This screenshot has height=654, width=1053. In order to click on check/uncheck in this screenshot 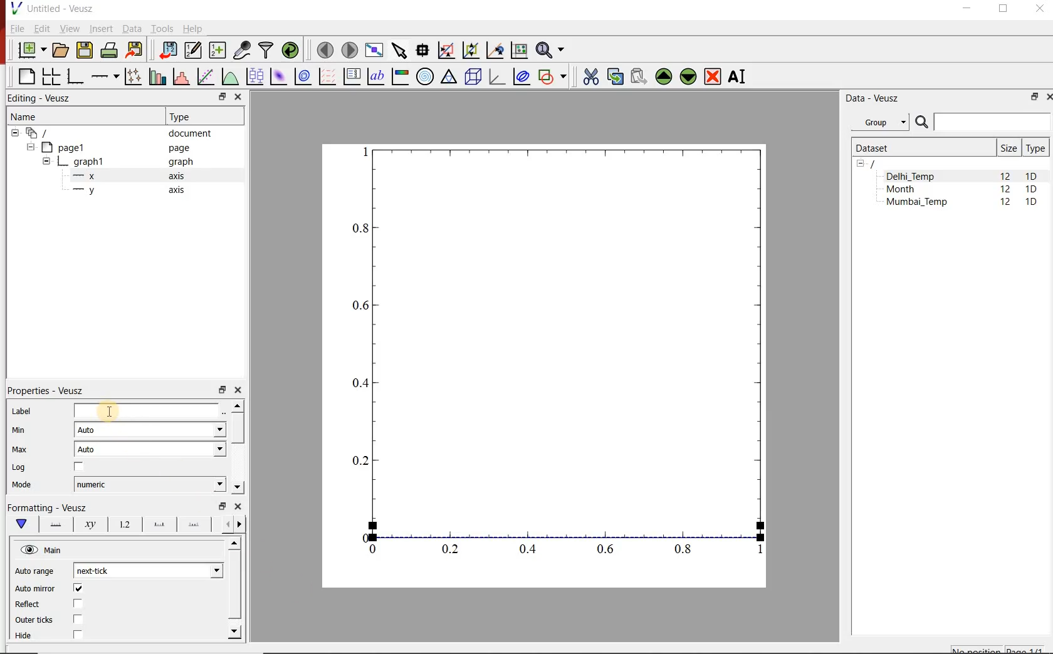, I will do `click(77, 636)`.